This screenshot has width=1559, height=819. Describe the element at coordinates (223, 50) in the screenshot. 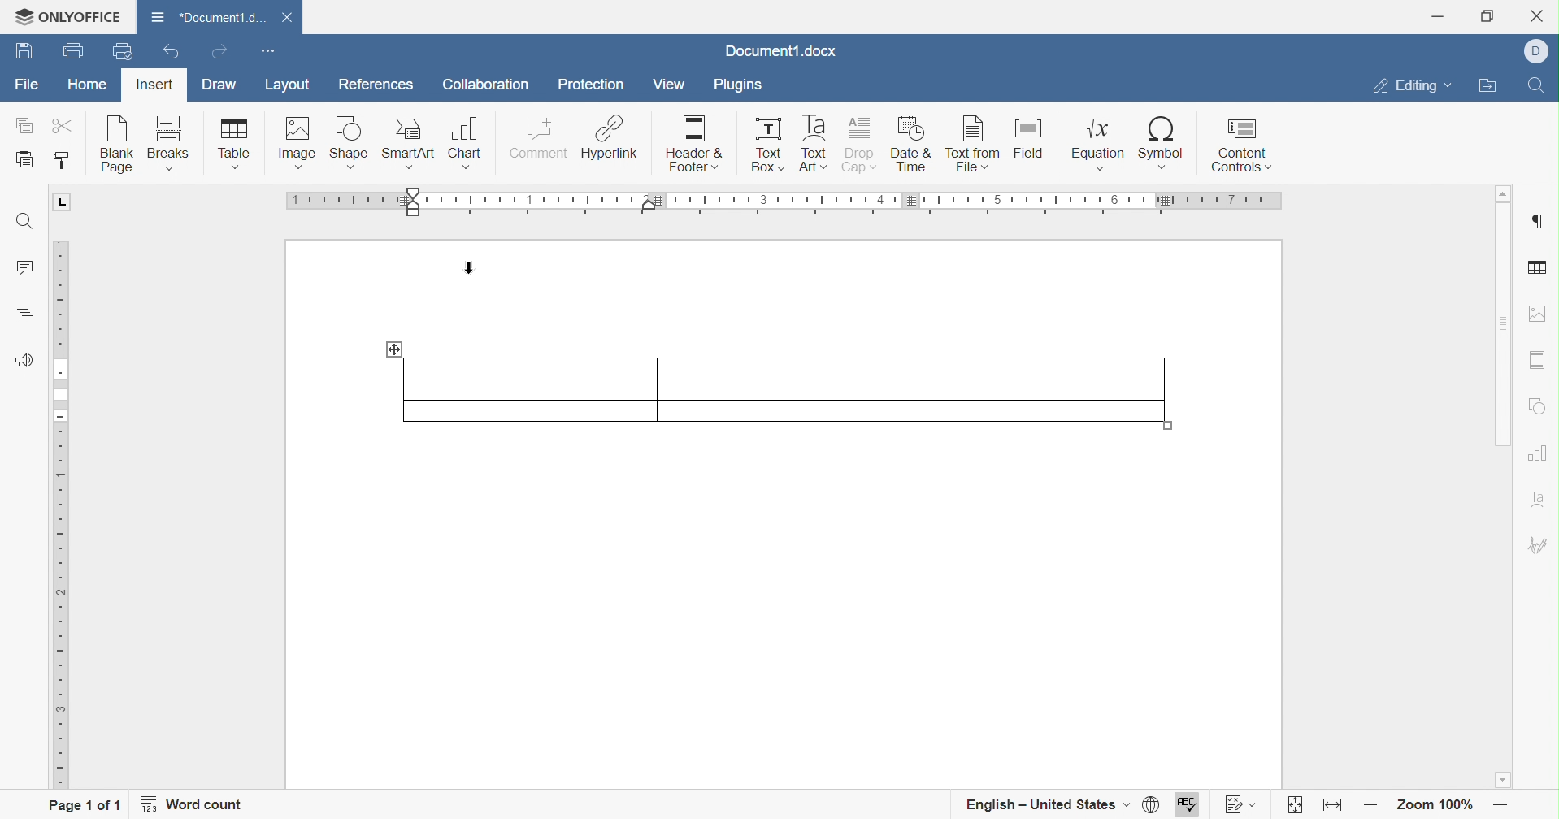

I see `Redo` at that location.